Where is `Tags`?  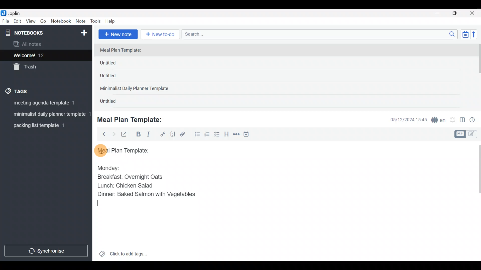 Tags is located at coordinates (28, 90).